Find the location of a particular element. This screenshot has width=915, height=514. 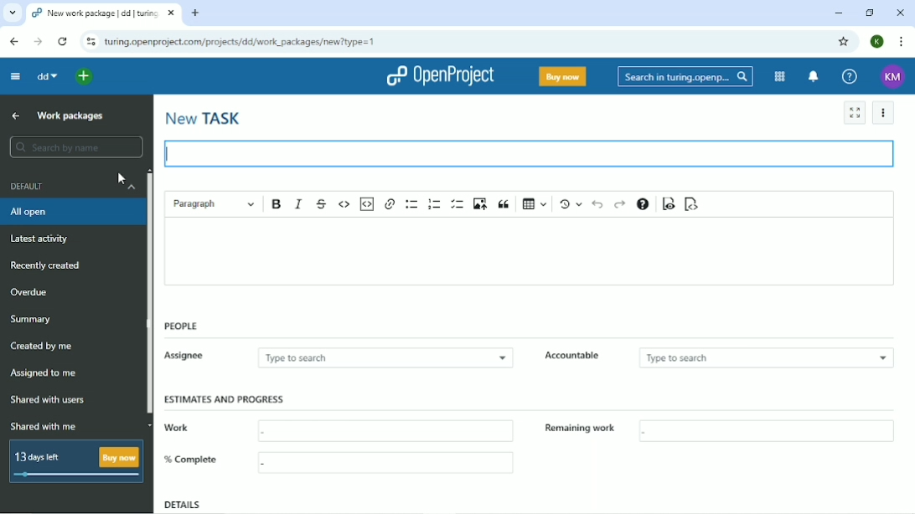

13 days left Buy now is located at coordinates (75, 461).